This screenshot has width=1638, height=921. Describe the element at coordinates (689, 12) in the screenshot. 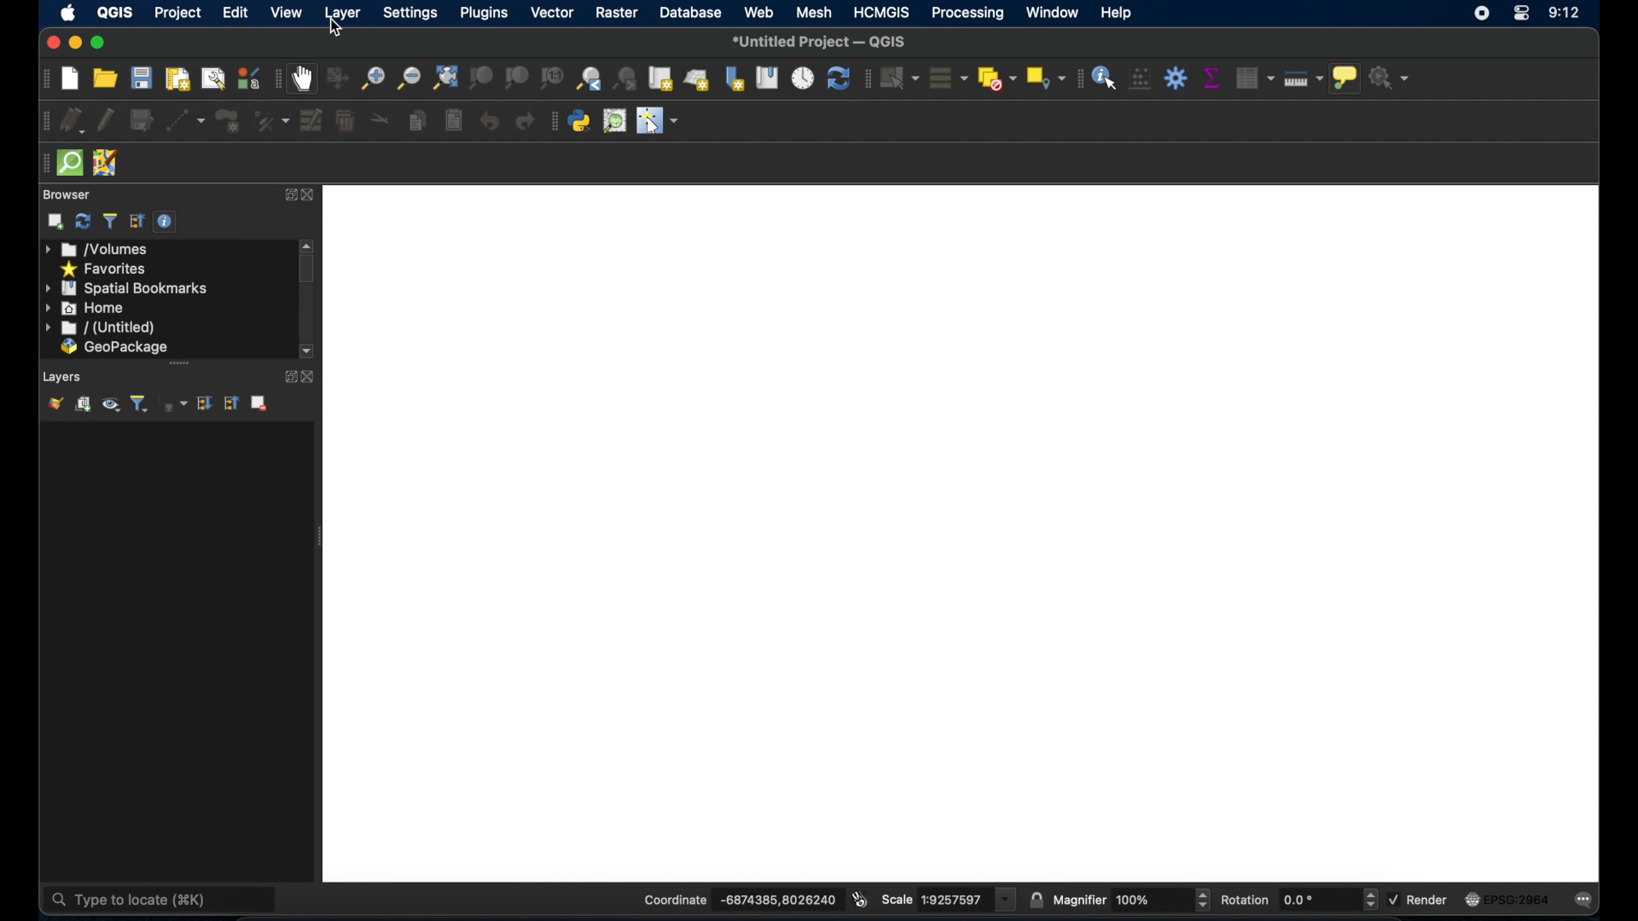

I see `database` at that location.